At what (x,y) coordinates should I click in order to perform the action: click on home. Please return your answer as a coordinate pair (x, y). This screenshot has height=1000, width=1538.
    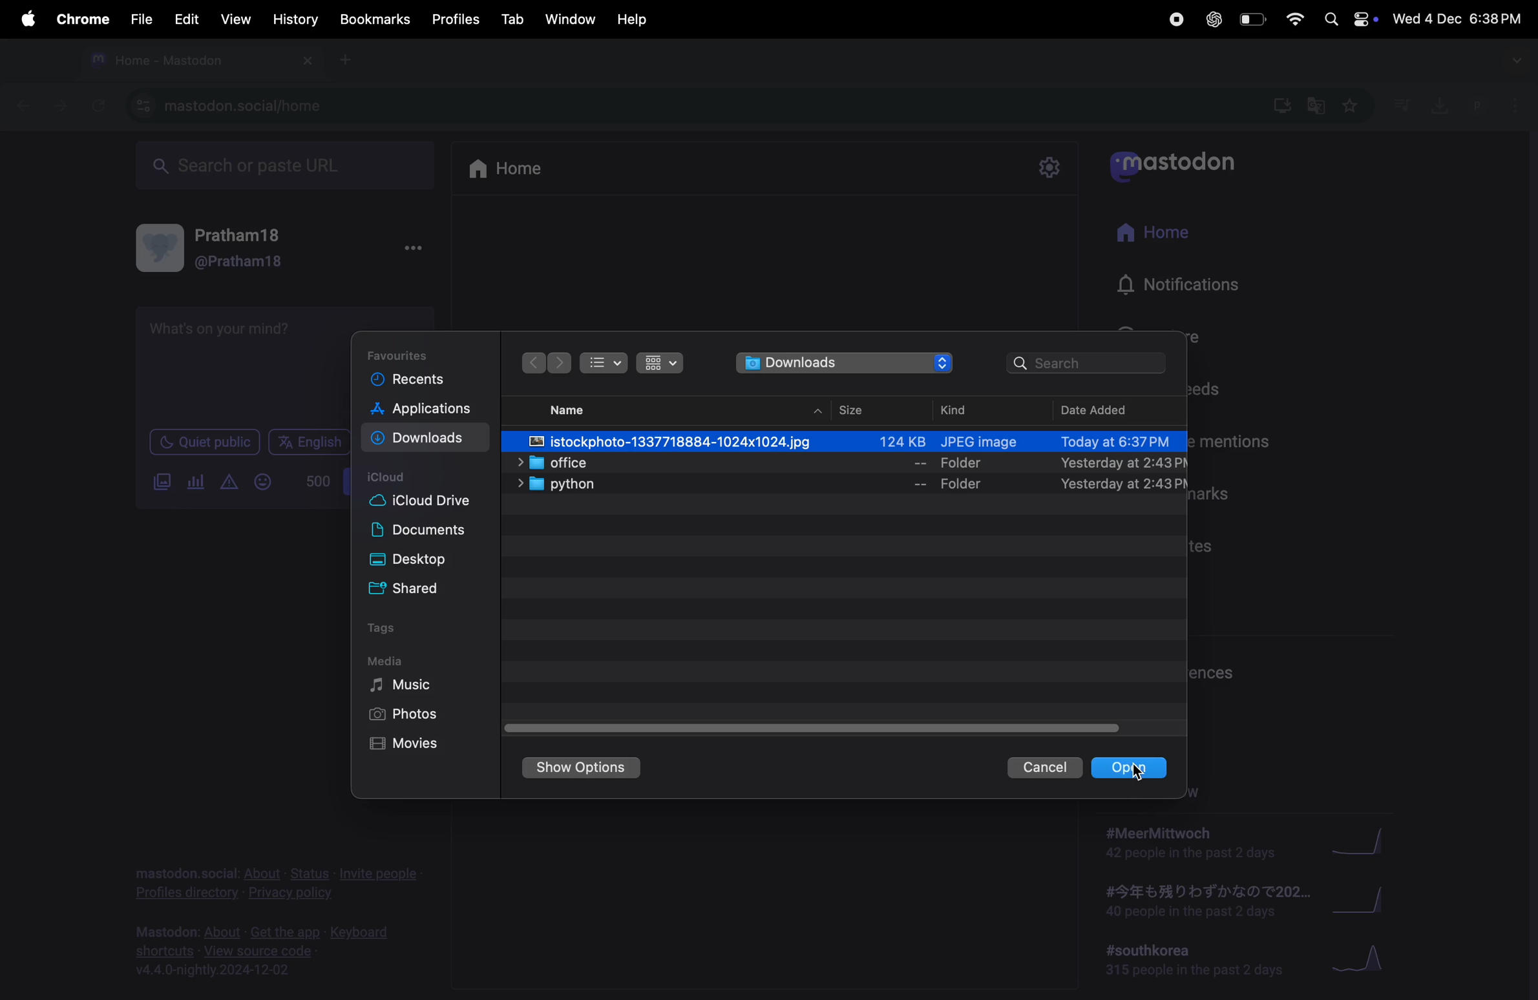
    Looking at the image, I should click on (1159, 236).